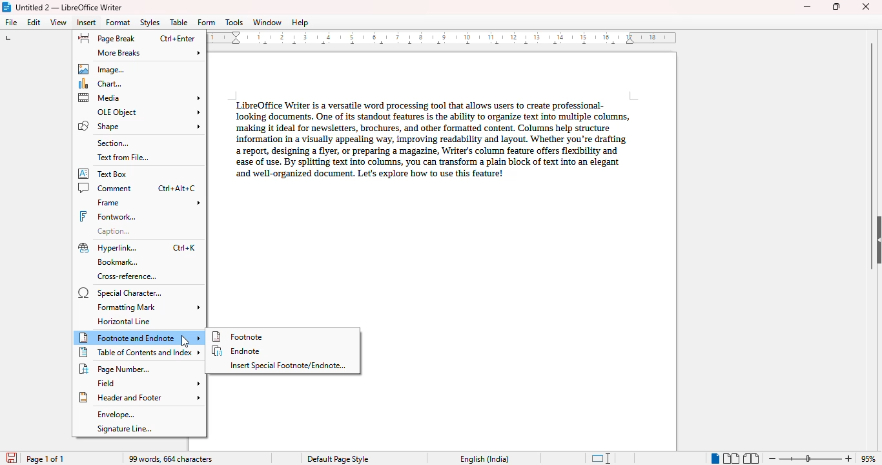 This screenshot has height=465, width=882. Describe the element at coordinates (149, 307) in the screenshot. I see `formatting mark` at that location.